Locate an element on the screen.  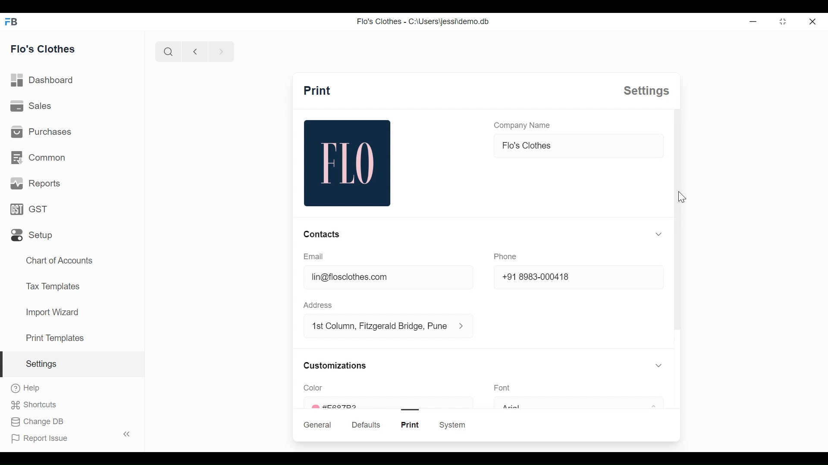
common is located at coordinates (38, 158).